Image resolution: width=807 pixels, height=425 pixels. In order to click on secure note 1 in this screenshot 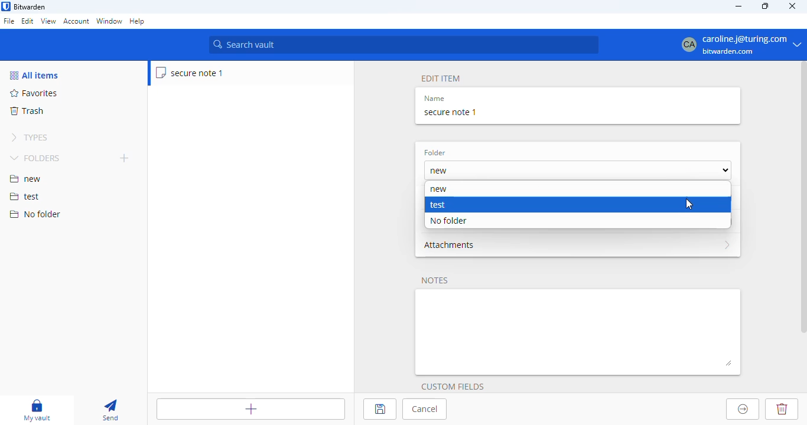, I will do `click(190, 73)`.